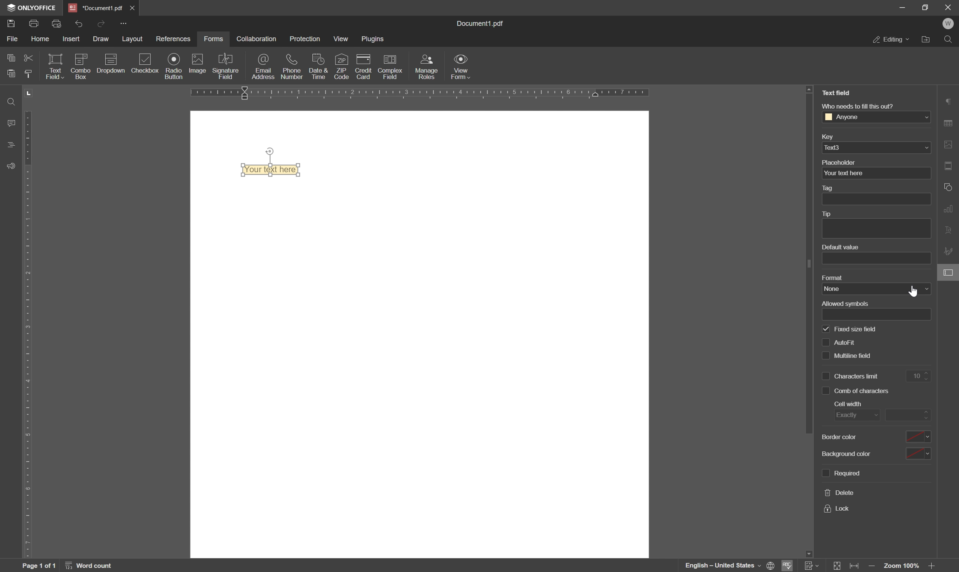  Describe the element at coordinates (123, 23) in the screenshot. I see `Quick Access Toolbar` at that location.